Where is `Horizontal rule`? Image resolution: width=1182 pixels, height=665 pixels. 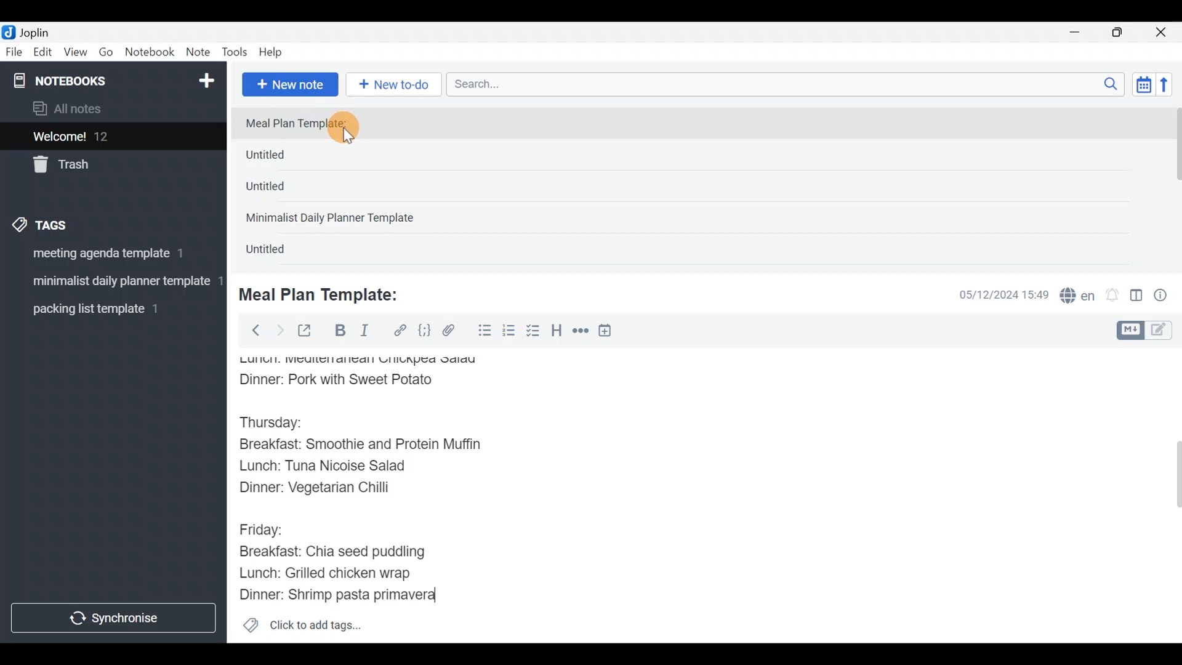
Horizontal rule is located at coordinates (581, 332).